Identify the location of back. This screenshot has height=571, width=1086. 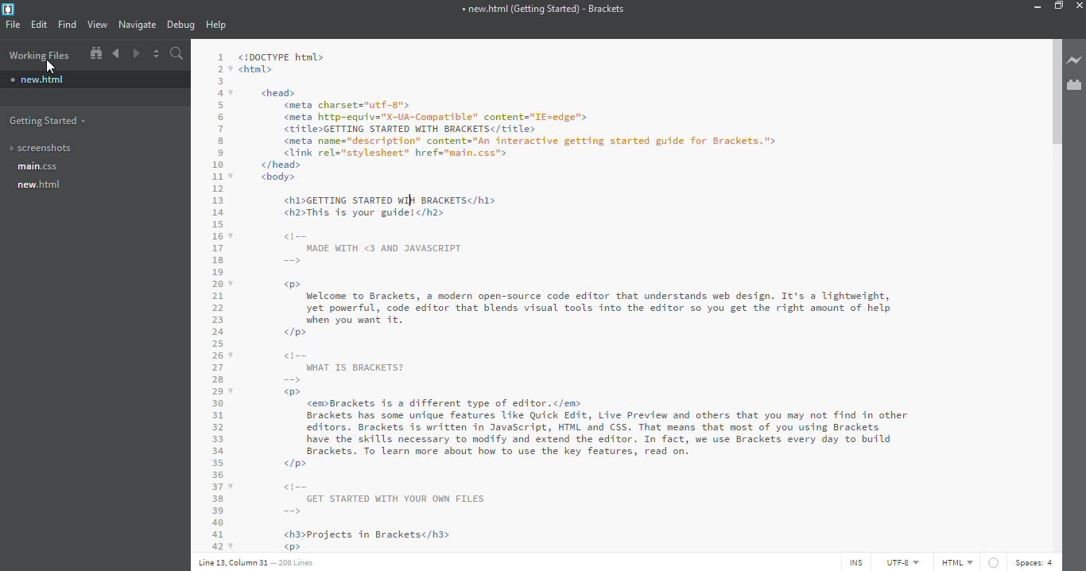
(116, 53).